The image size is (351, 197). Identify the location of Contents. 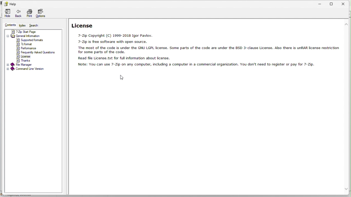
(10, 25).